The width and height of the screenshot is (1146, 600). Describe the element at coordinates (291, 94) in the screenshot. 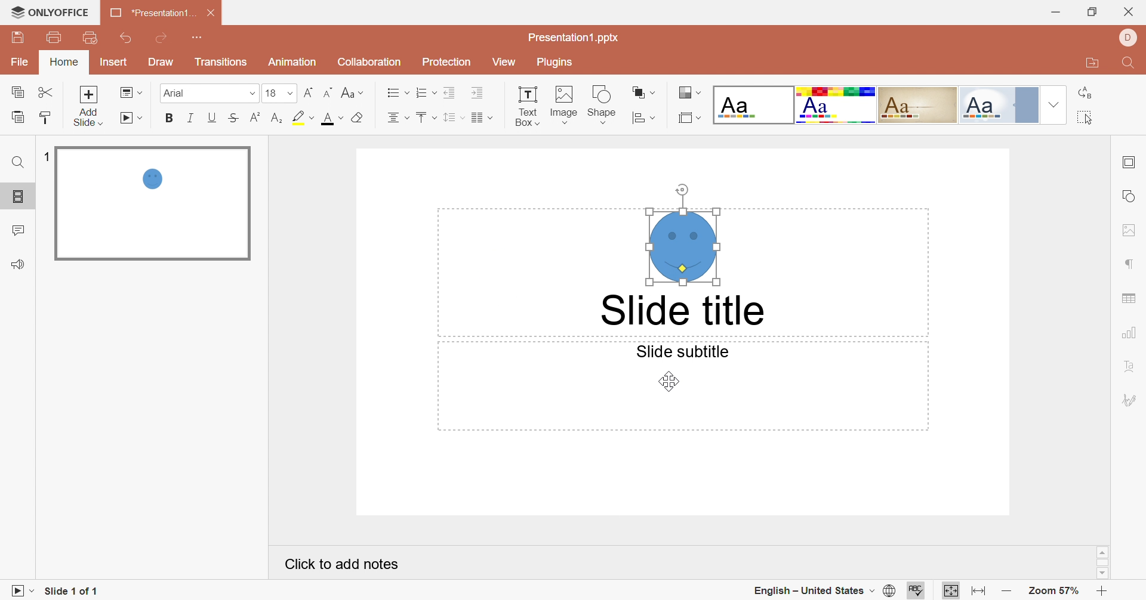

I see `Drop Down` at that location.